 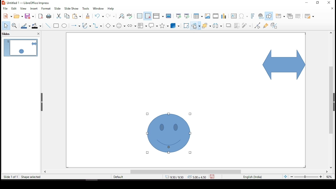 What do you see at coordinates (99, 9) in the screenshot?
I see `window` at bounding box center [99, 9].